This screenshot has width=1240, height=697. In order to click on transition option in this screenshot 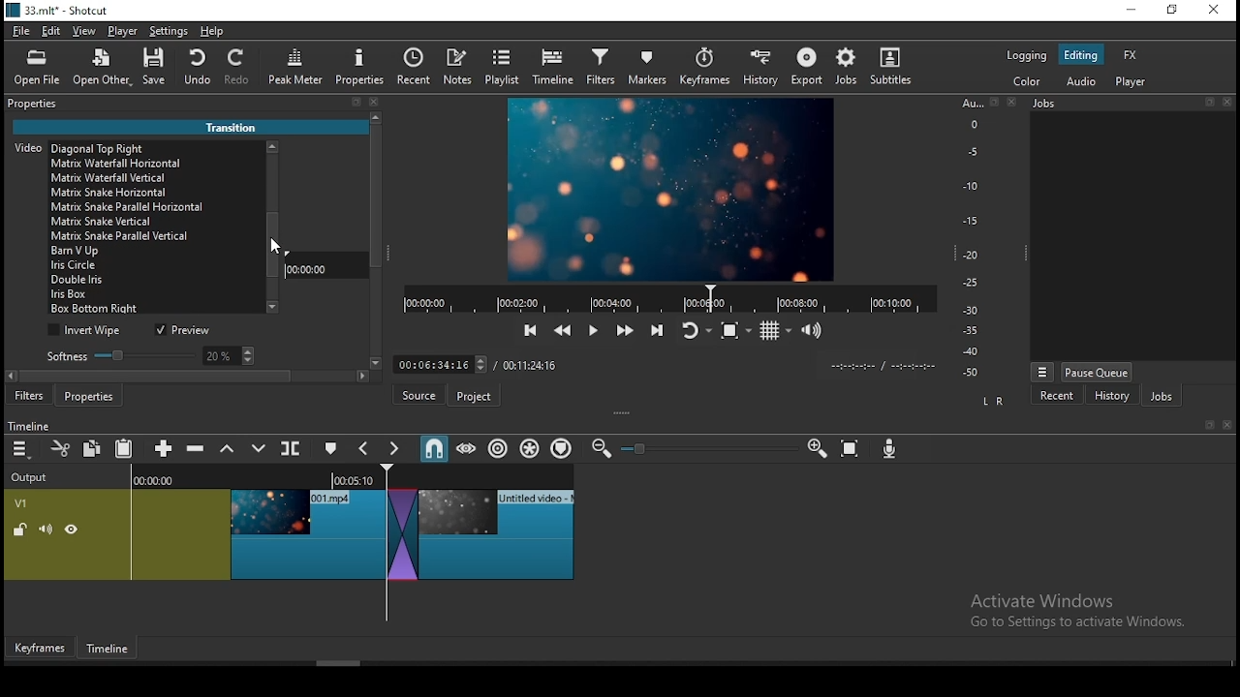, I will do `click(154, 296)`.